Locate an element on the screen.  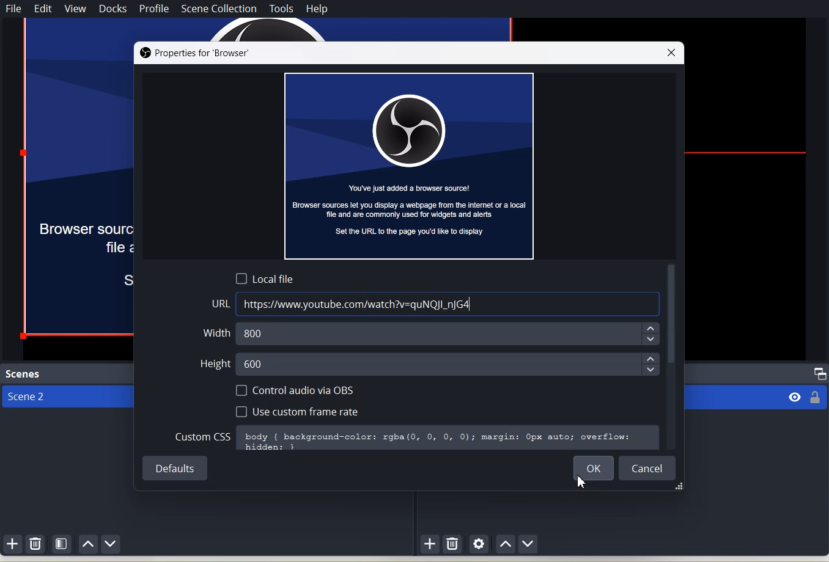
Edit is located at coordinates (44, 9).